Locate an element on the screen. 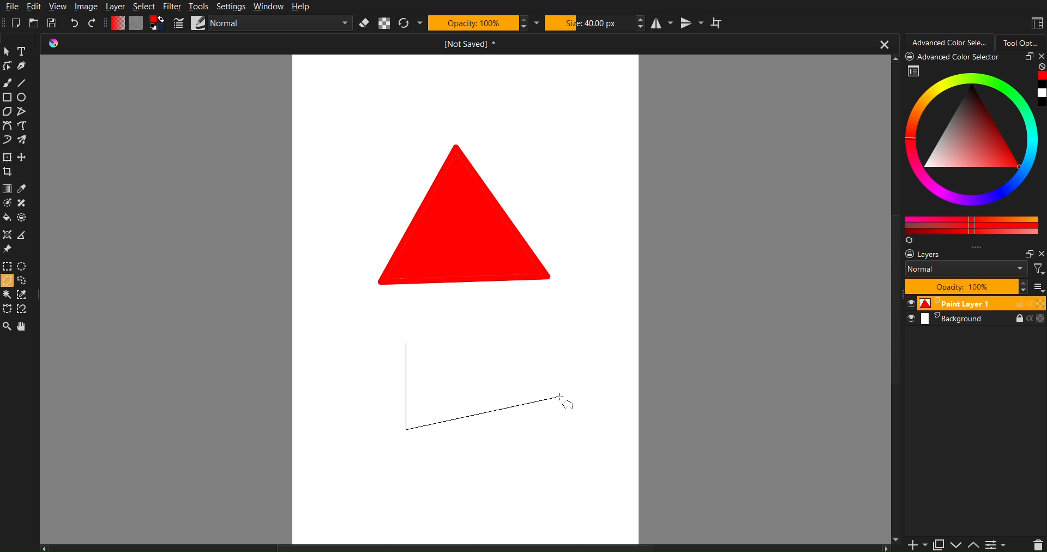 This screenshot has width=1047, height=552. Brightness is located at coordinates (7, 203).